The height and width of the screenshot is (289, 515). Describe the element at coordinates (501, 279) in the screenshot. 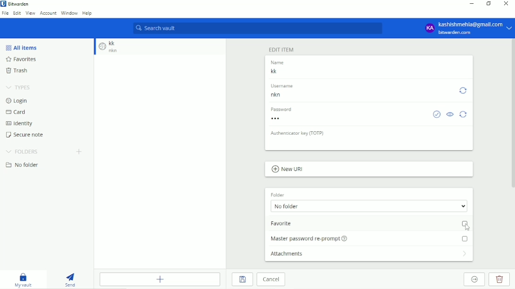

I see `Delete` at that location.